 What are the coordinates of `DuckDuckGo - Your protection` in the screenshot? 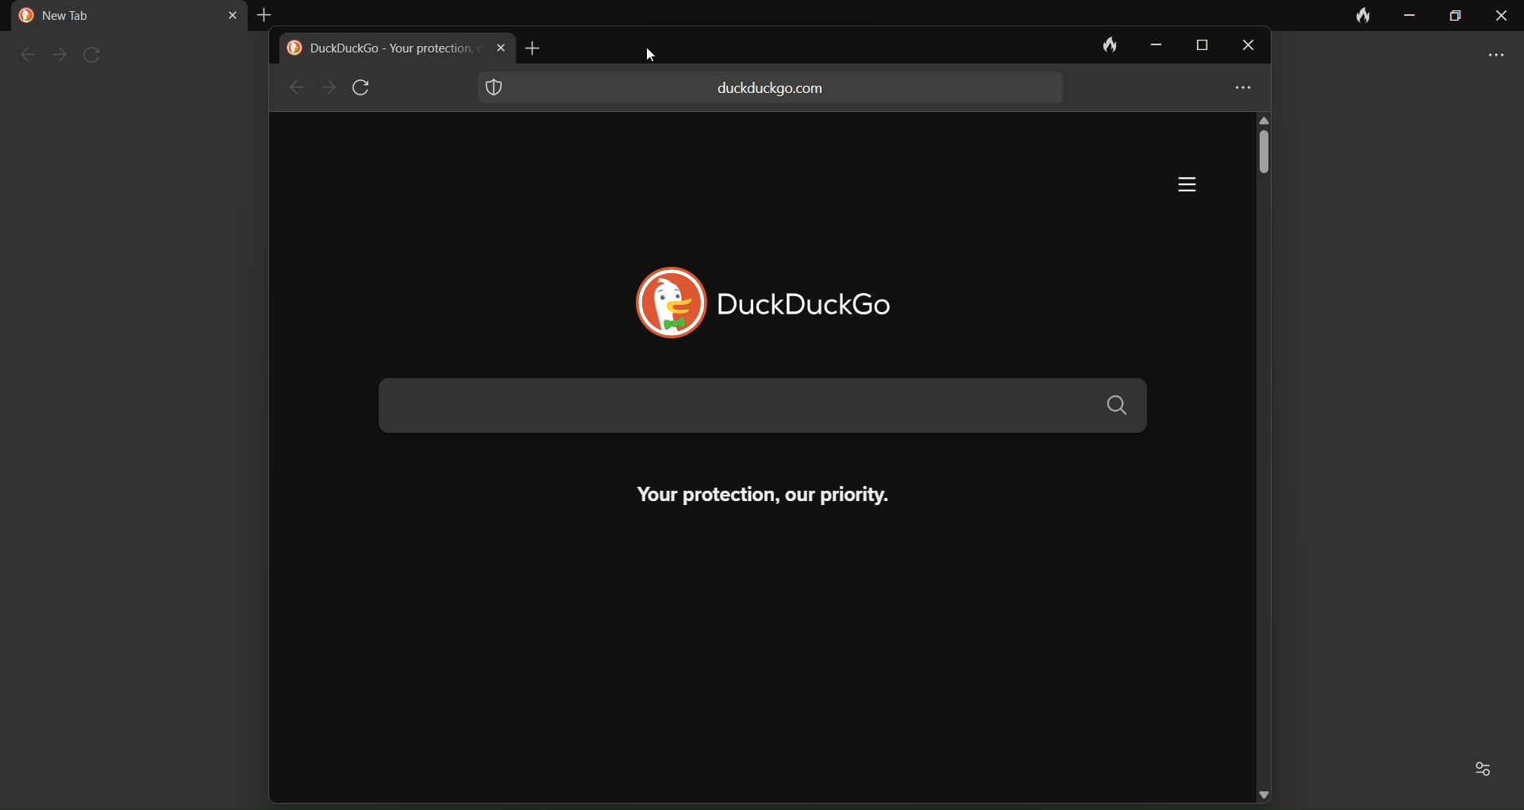 It's located at (394, 49).